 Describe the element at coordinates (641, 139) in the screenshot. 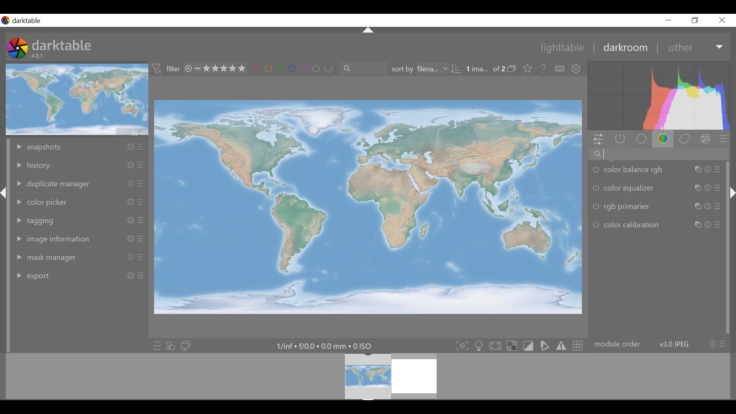

I see `base` at that location.